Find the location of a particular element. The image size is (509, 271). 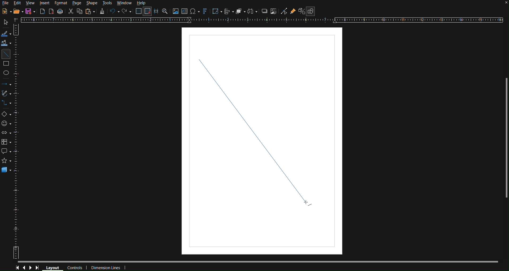

Scrollbar is located at coordinates (258, 262).